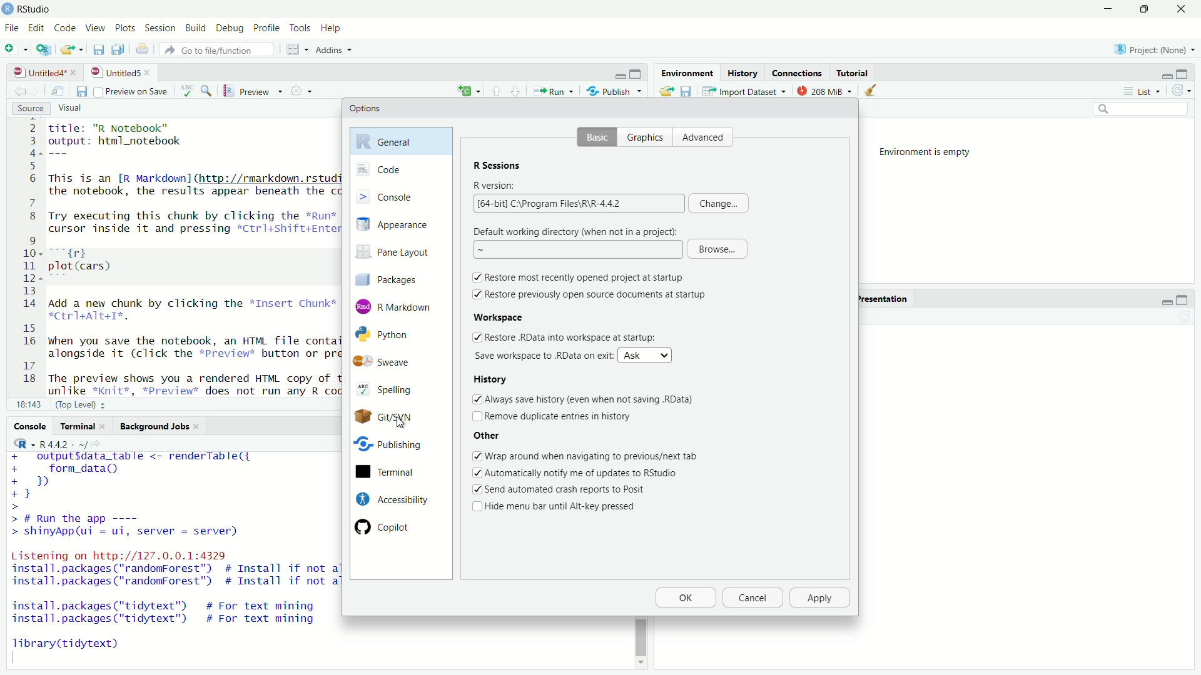  Describe the element at coordinates (389, 417) in the screenshot. I see `Git/SVN` at that location.